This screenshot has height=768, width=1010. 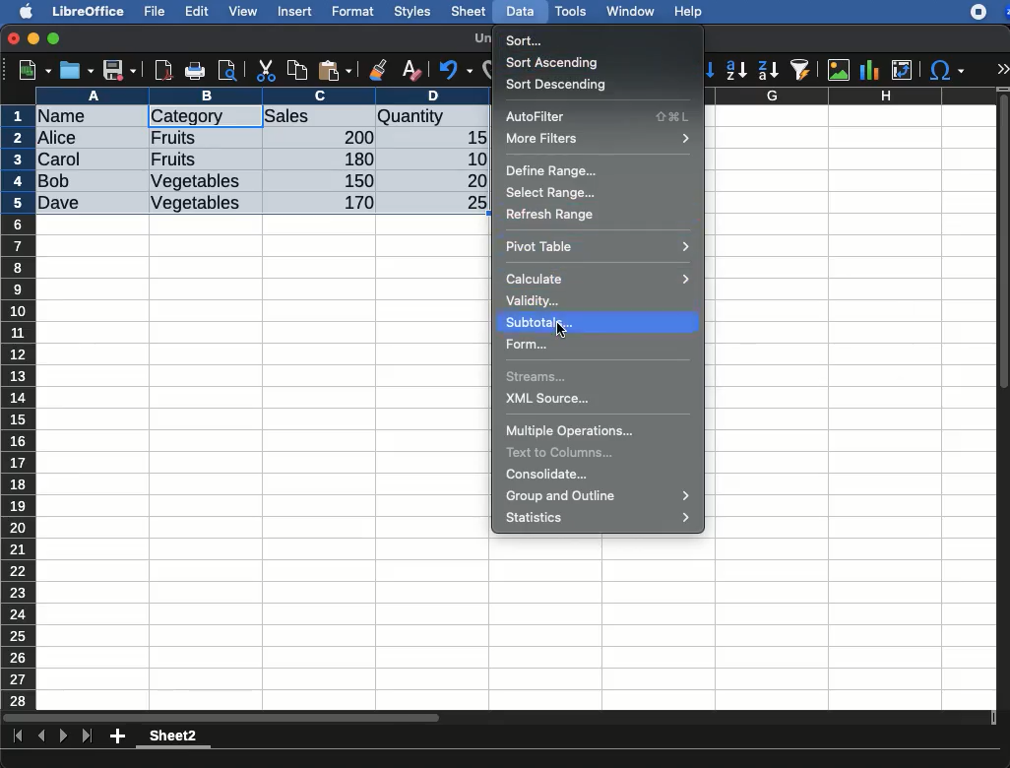 I want to click on expand, so click(x=1002, y=69).